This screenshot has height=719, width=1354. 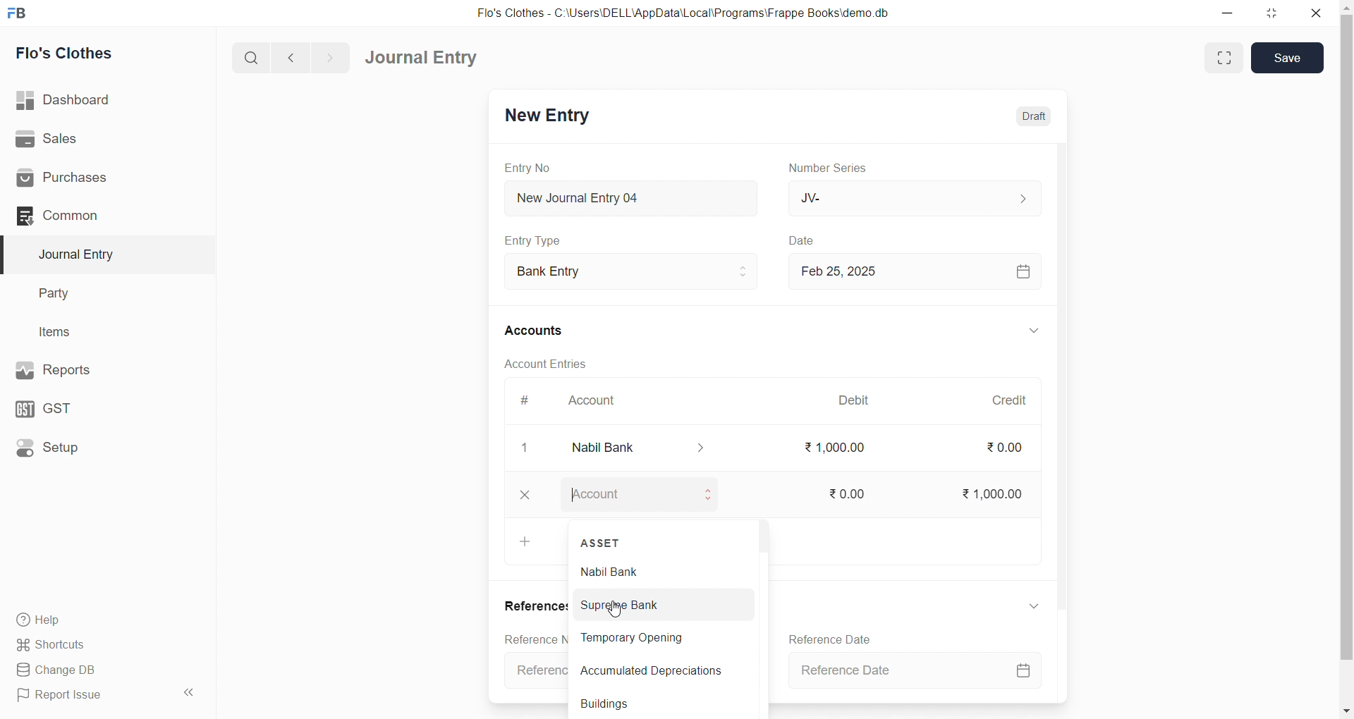 What do you see at coordinates (97, 333) in the screenshot?
I see `Items` at bounding box center [97, 333].